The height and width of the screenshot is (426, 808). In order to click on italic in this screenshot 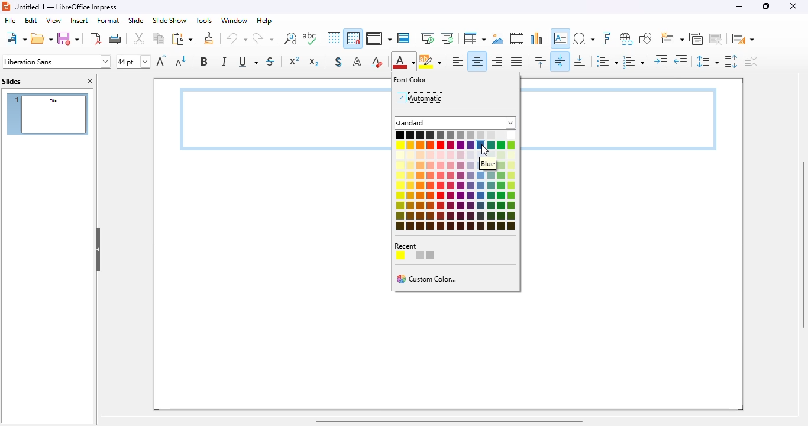, I will do `click(225, 62)`.